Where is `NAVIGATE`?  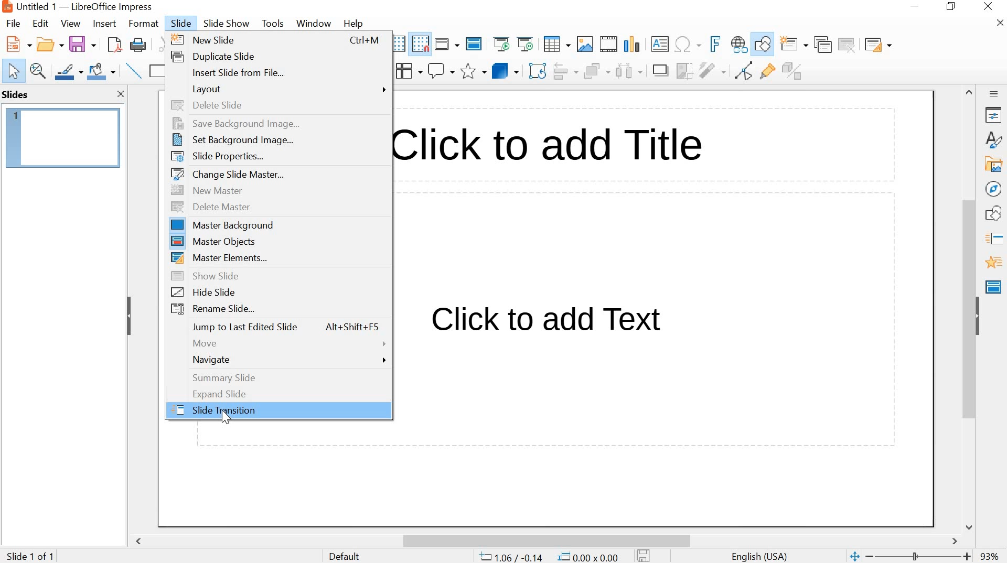 NAVIGATE is located at coordinates (278, 360).